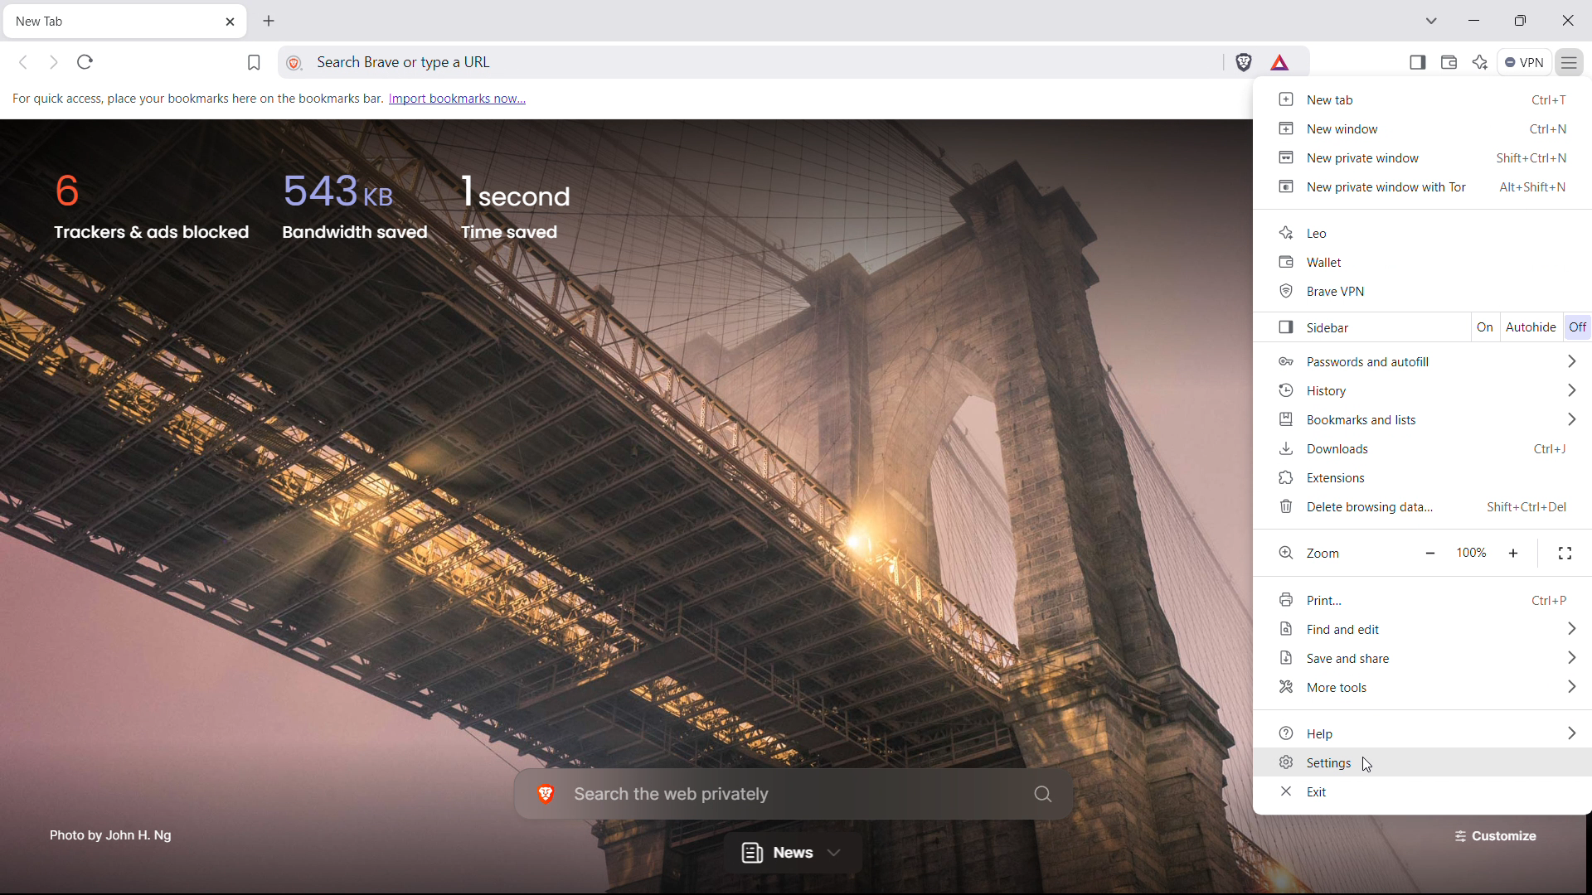  I want to click on print, so click(1423, 598).